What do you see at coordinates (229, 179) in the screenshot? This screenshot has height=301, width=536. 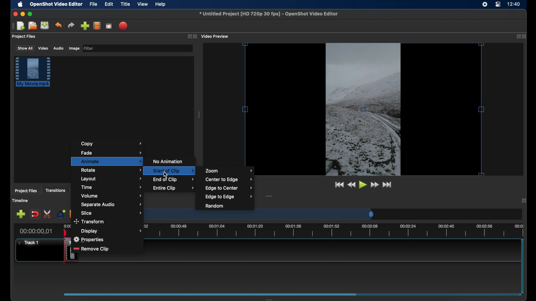 I see `center to edge  menu` at bounding box center [229, 179].